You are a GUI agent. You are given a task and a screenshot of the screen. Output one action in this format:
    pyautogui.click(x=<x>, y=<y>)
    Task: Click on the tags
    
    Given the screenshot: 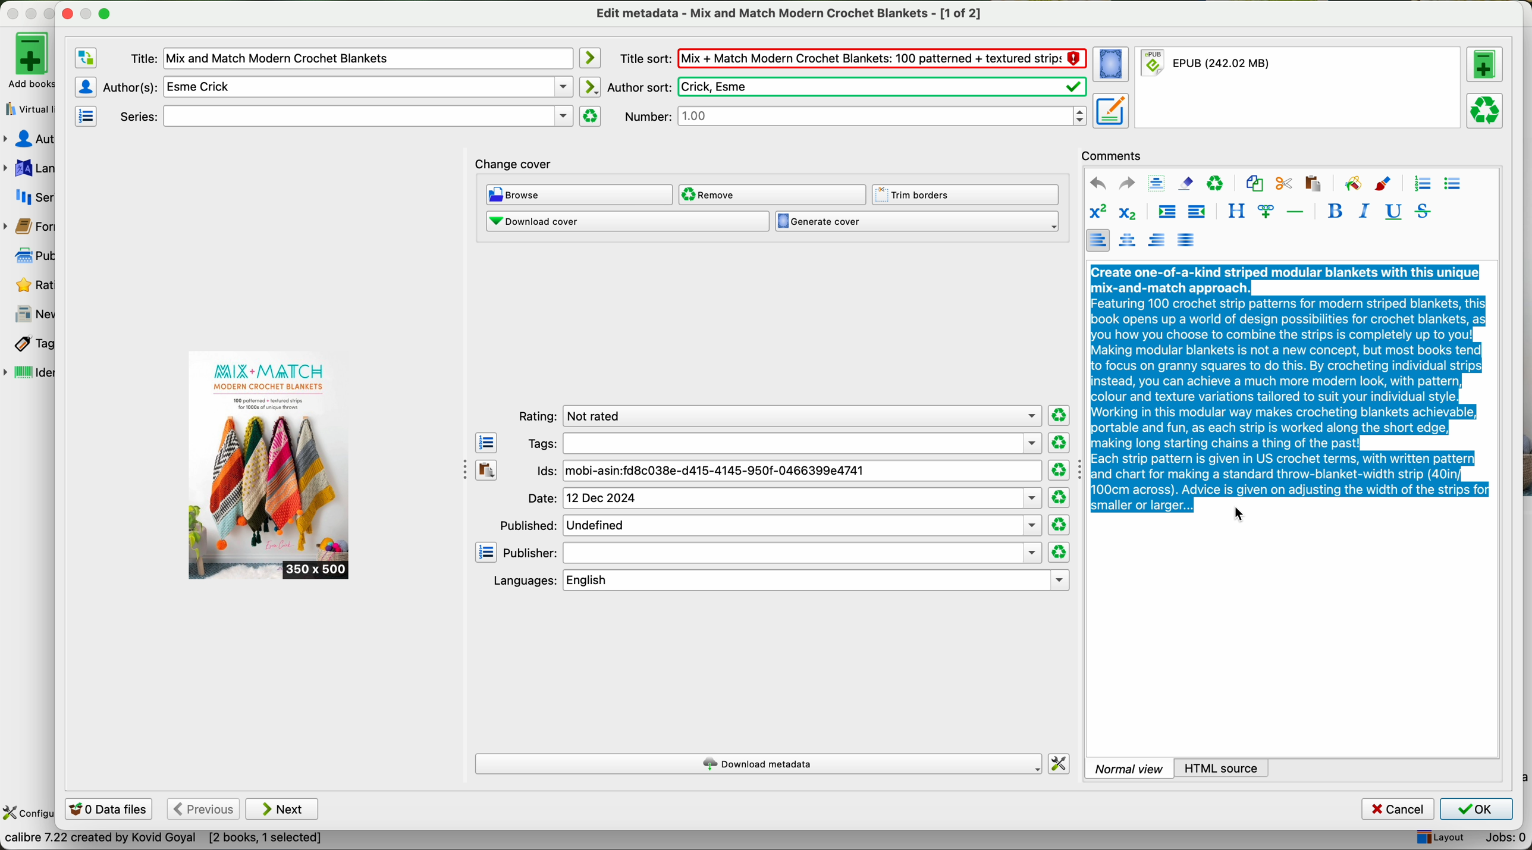 What is the action you would take?
    pyautogui.click(x=28, y=344)
    